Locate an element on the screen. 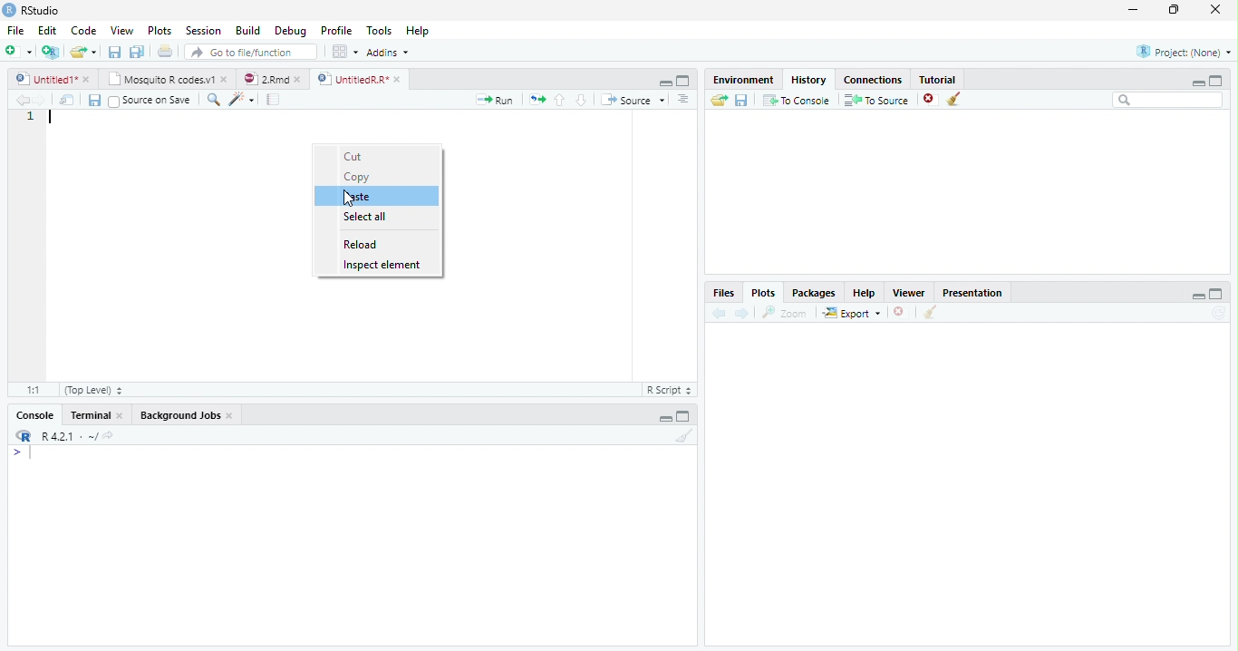 This screenshot has height=651, width=1238. Open Folder is located at coordinates (84, 50).